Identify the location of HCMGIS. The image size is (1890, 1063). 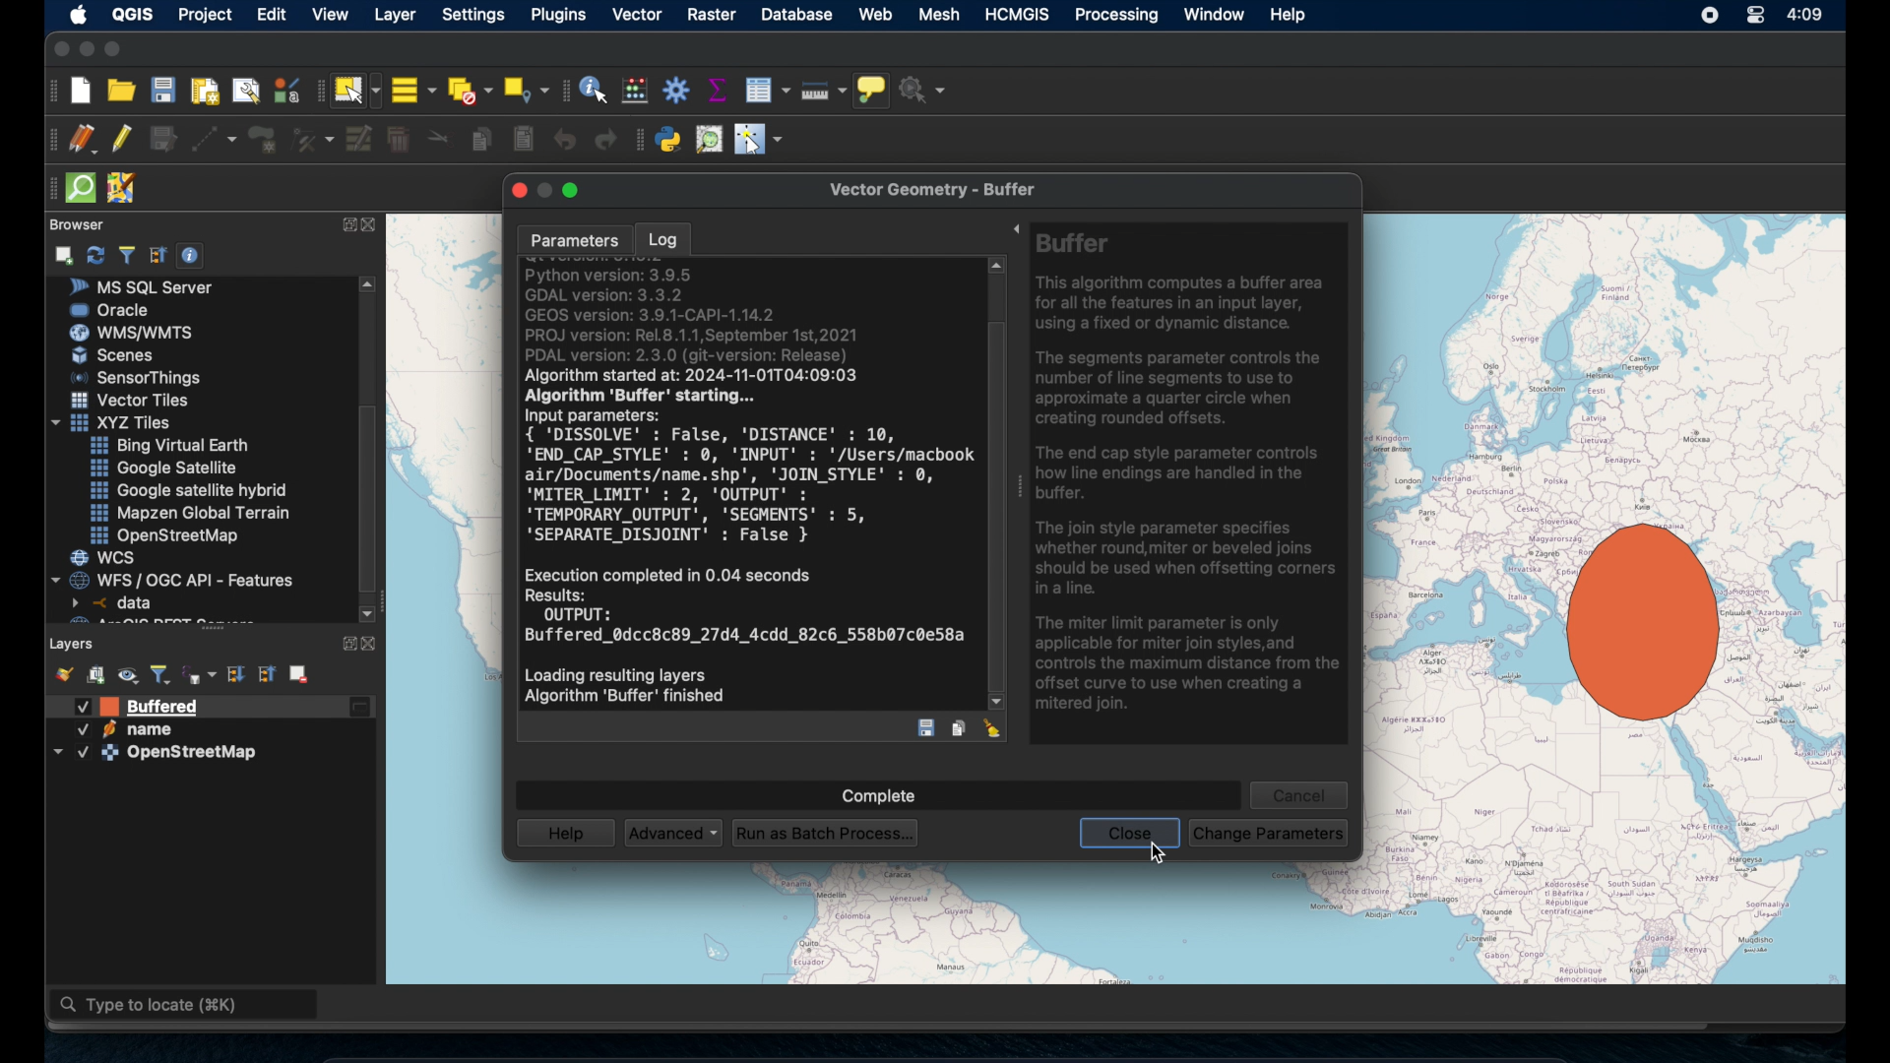
(1020, 15).